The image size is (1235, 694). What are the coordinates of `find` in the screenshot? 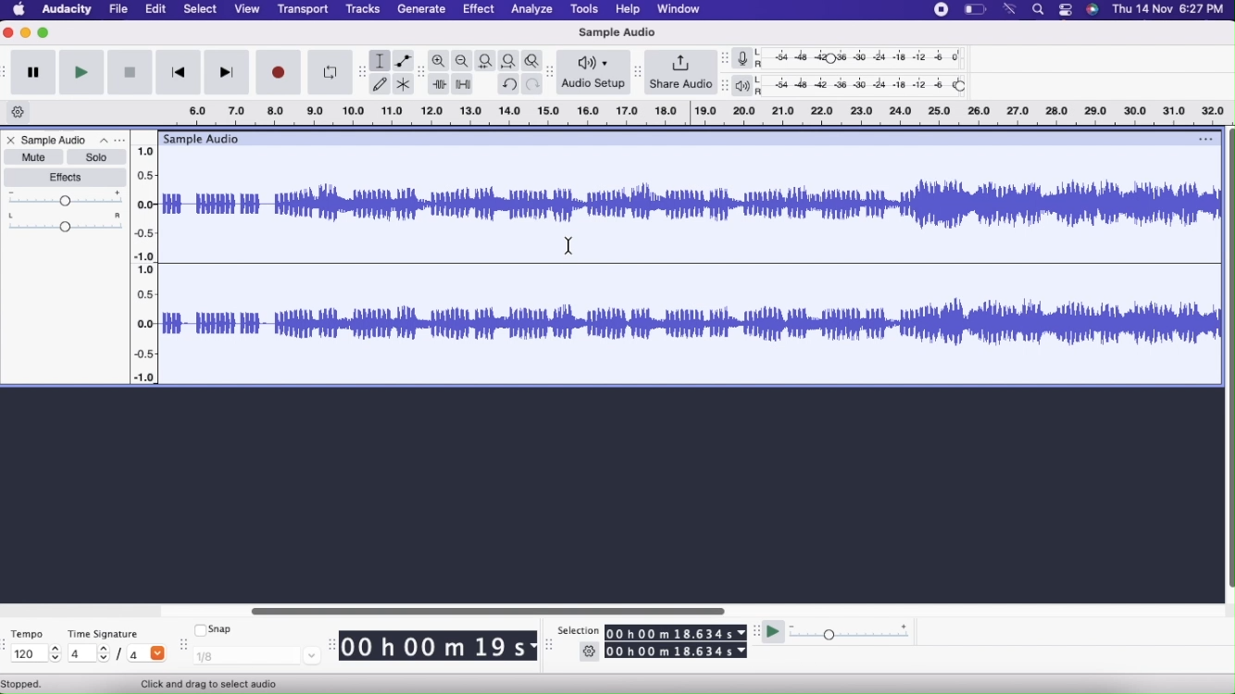 It's located at (1038, 12).